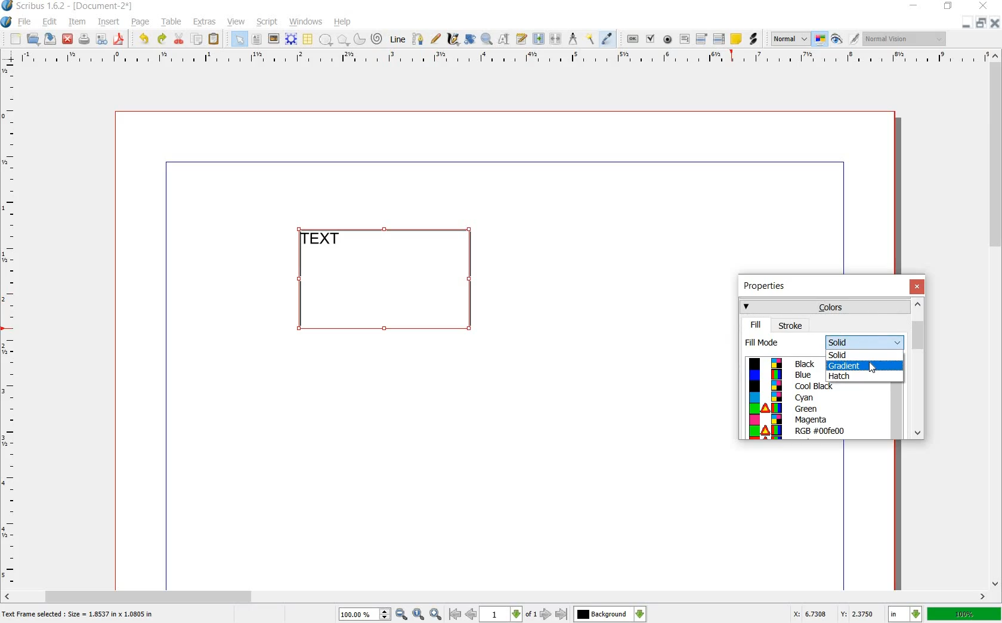 This screenshot has height=623, width=1002. Describe the element at coordinates (358, 614) in the screenshot. I see `100%` at that location.